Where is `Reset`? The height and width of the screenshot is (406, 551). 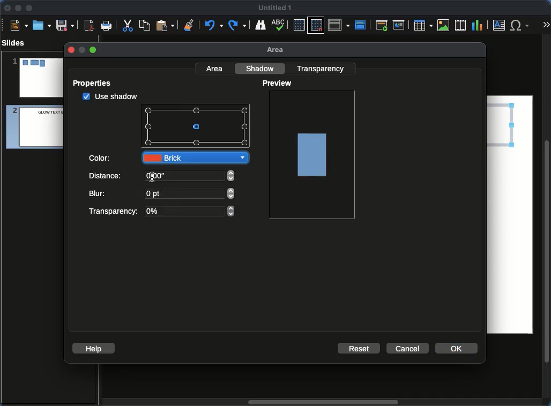
Reset is located at coordinates (360, 348).